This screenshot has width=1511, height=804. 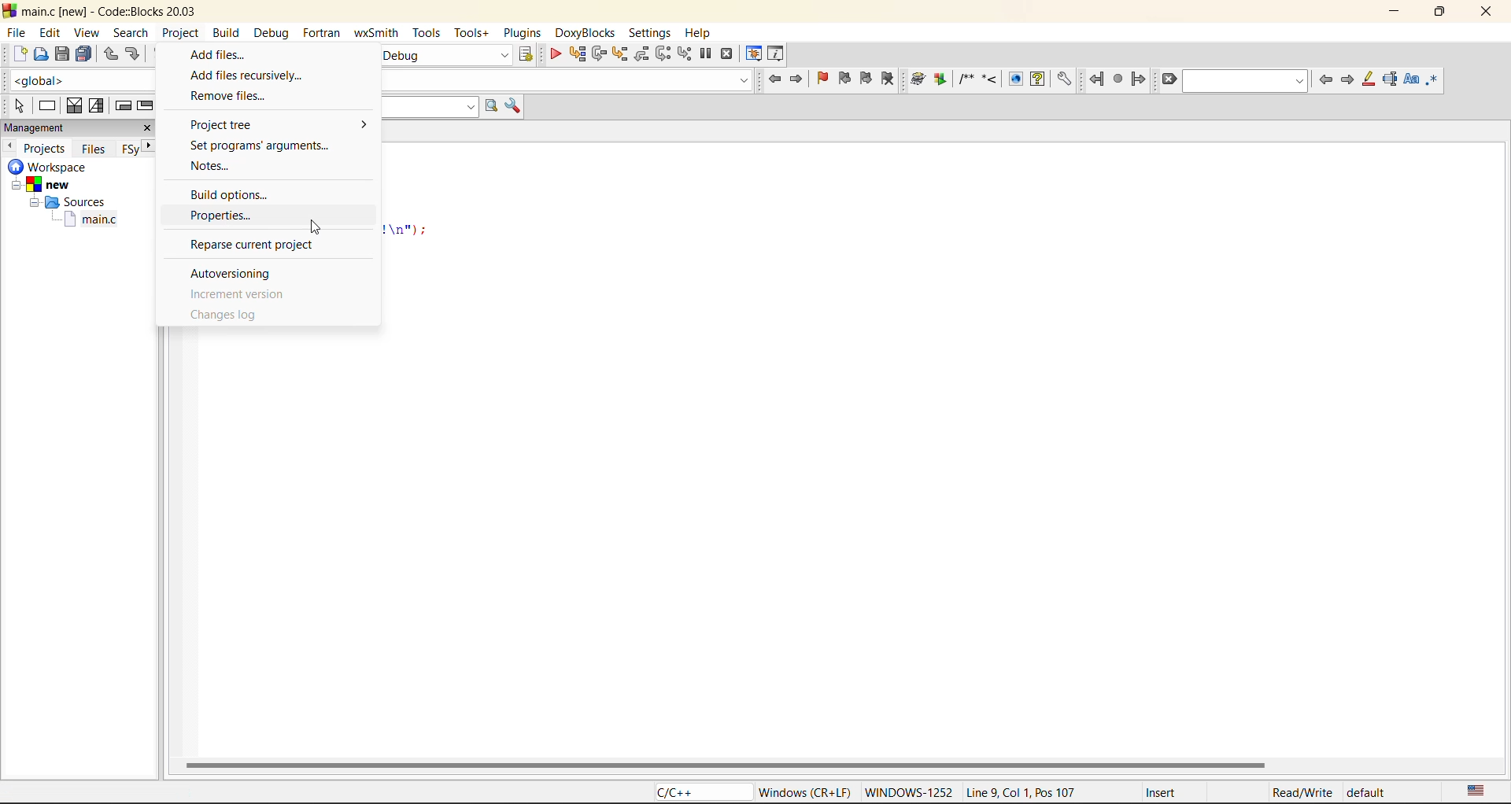 I want to click on projects, so click(x=46, y=148).